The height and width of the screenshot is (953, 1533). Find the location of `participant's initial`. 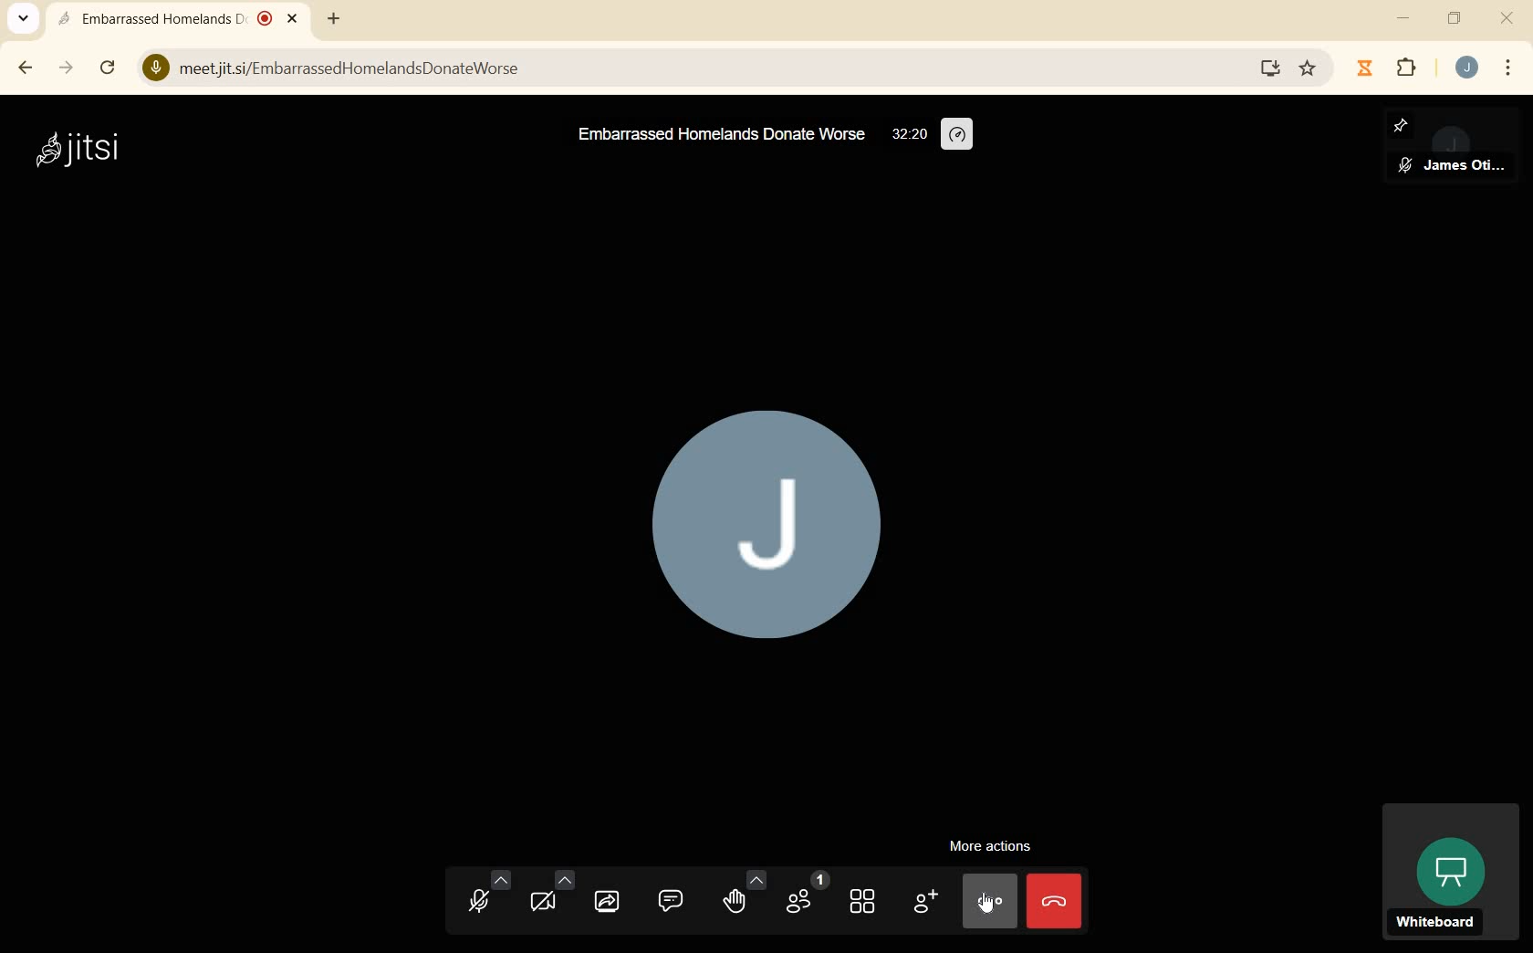

participant's initial is located at coordinates (765, 534).